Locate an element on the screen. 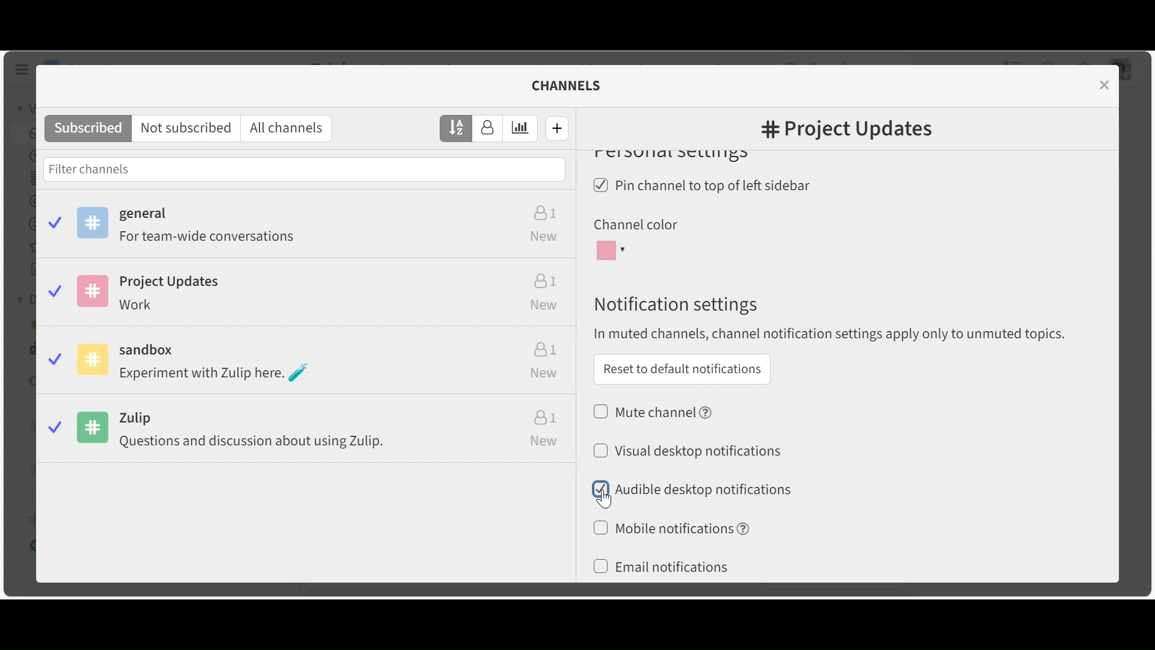 The image size is (1155, 650). In muted channels, channel notification settings apply to only to unmuted topics is located at coordinates (835, 335).